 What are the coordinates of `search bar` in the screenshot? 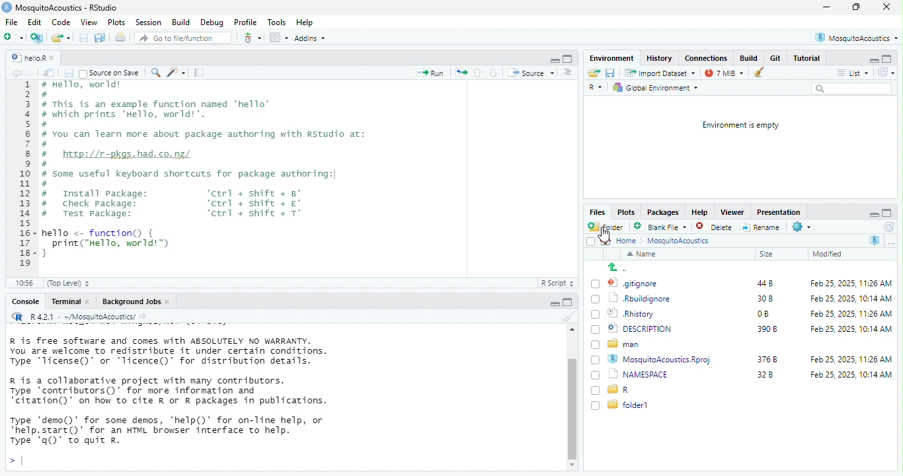 It's located at (853, 90).